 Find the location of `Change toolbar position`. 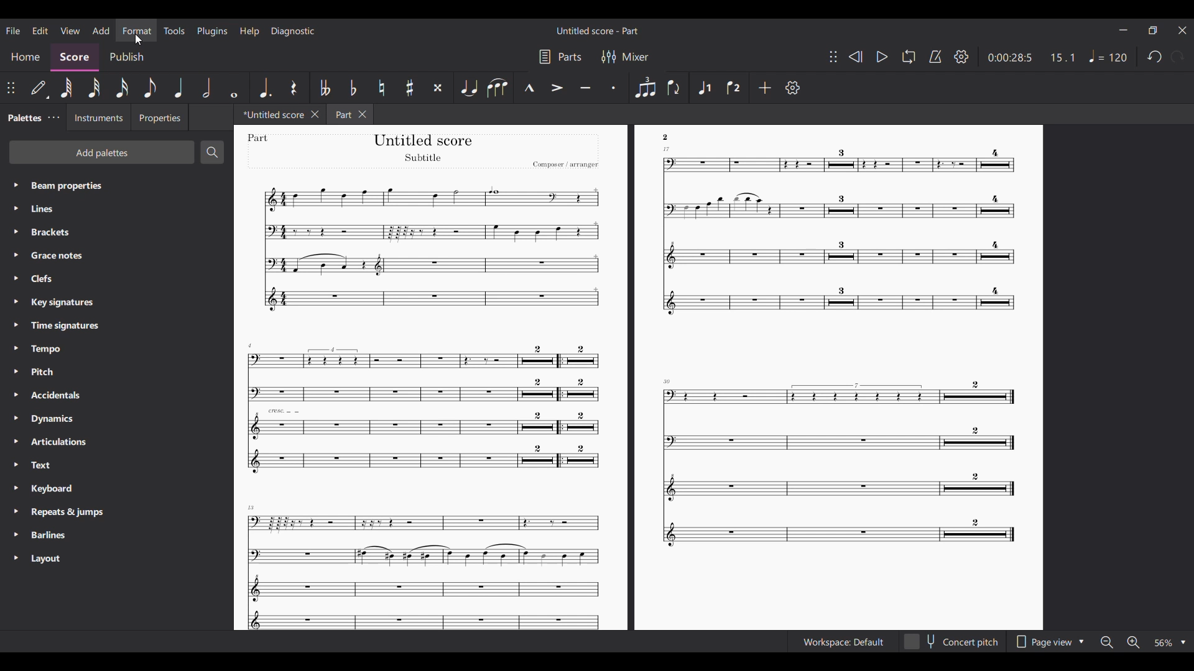

Change toolbar position is located at coordinates (833, 57).